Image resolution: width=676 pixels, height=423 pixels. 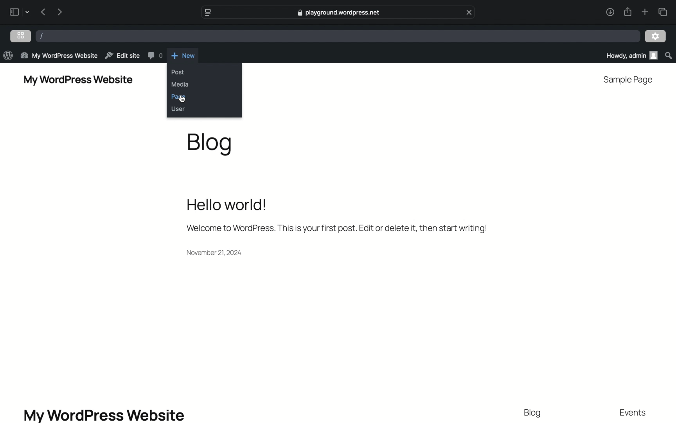 I want to click on date, so click(x=215, y=252).